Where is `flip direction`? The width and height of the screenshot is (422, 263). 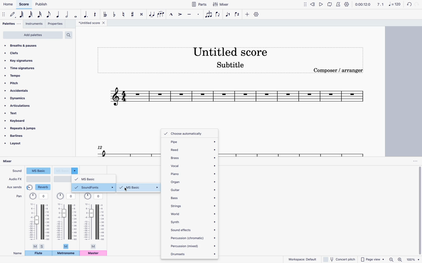
flip direction is located at coordinates (219, 15).